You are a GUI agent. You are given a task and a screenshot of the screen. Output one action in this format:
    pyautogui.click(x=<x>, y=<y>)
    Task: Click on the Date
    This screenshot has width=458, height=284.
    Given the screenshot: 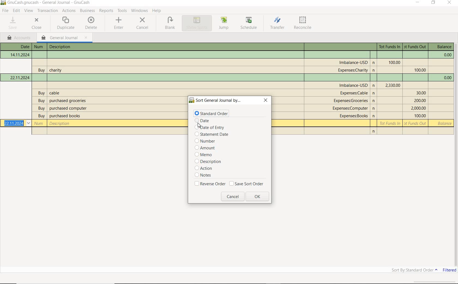 What is the action you would take?
    pyautogui.click(x=20, y=77)
    